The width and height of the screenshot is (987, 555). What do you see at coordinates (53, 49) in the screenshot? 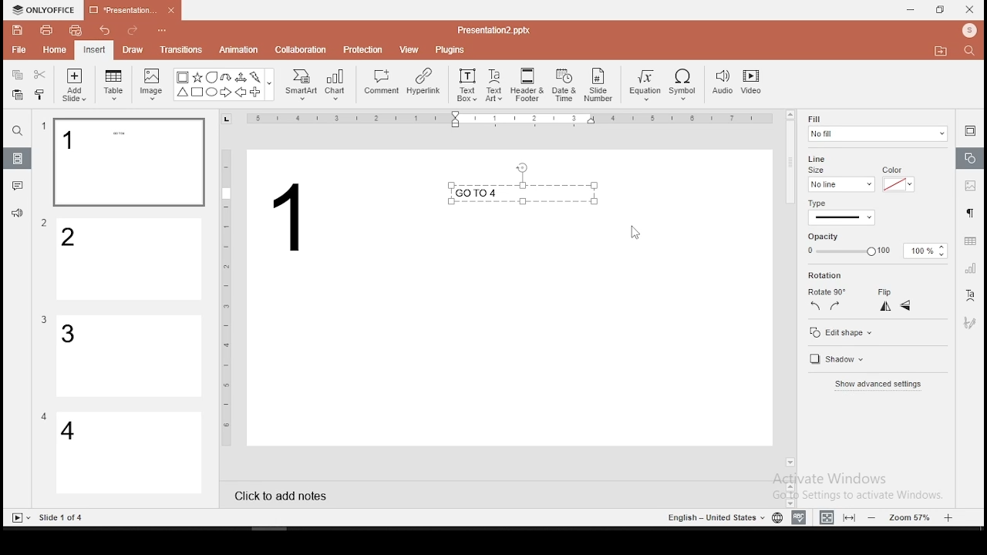
I see `home` at bounding box center [53, 49].